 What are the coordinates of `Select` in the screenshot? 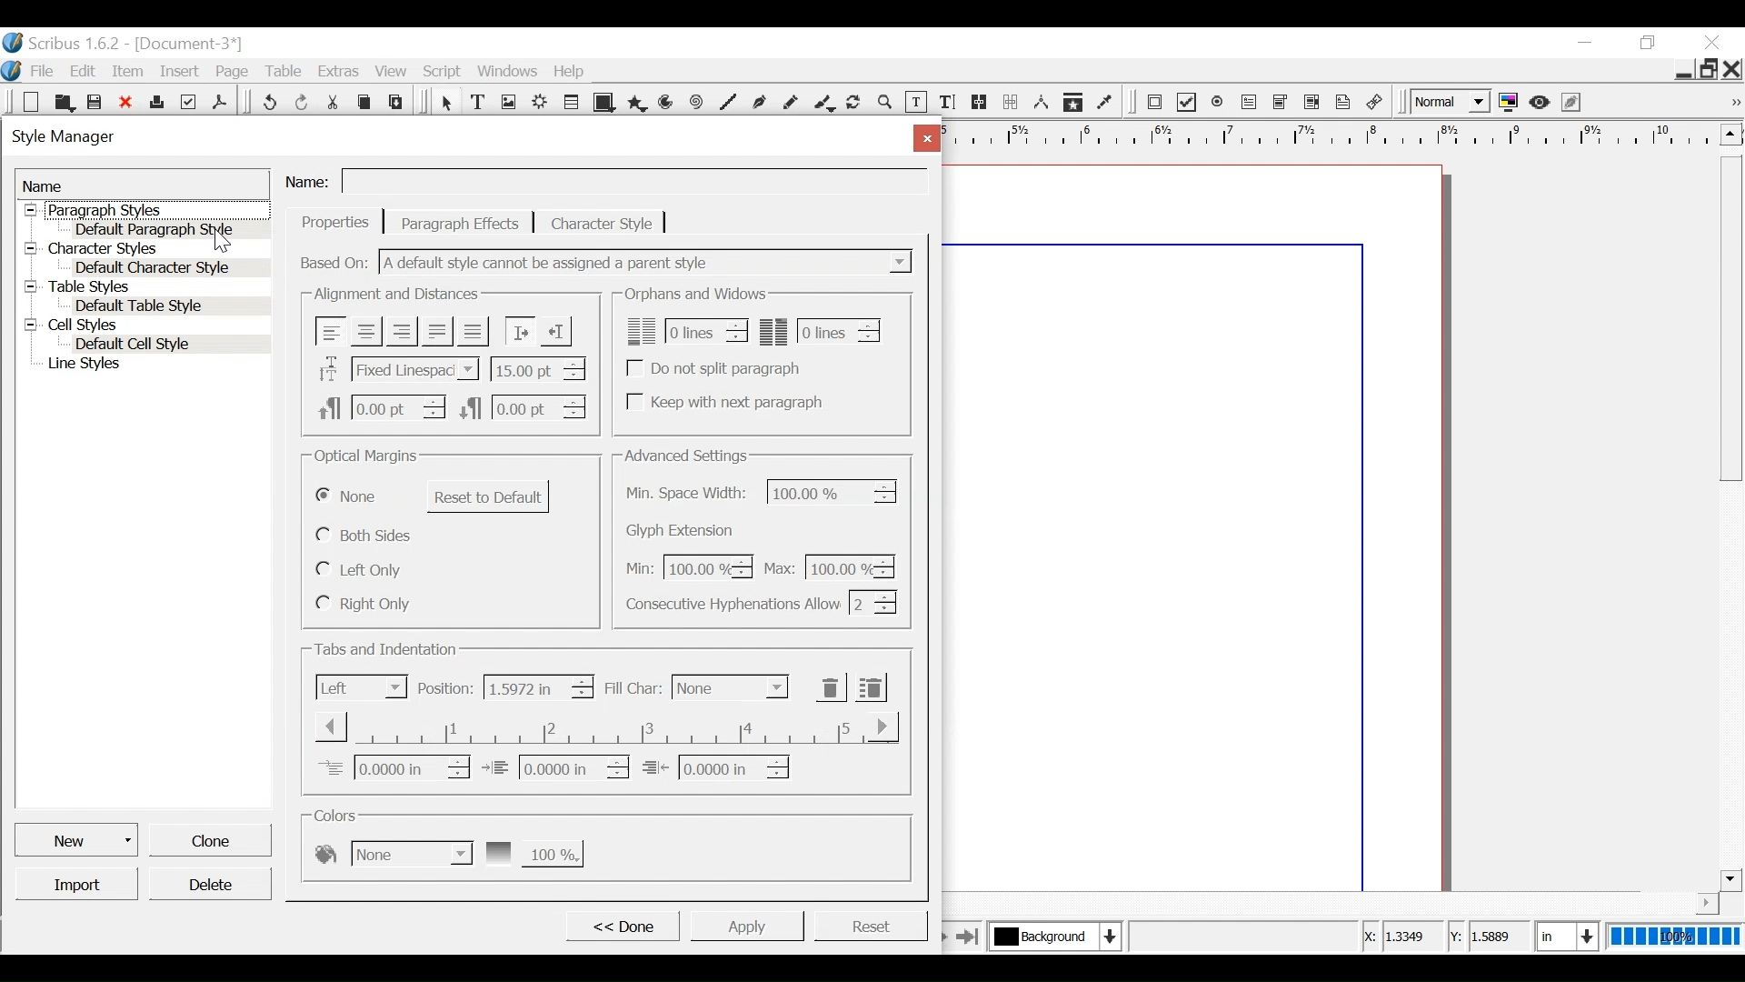 It's located at (730, 687).